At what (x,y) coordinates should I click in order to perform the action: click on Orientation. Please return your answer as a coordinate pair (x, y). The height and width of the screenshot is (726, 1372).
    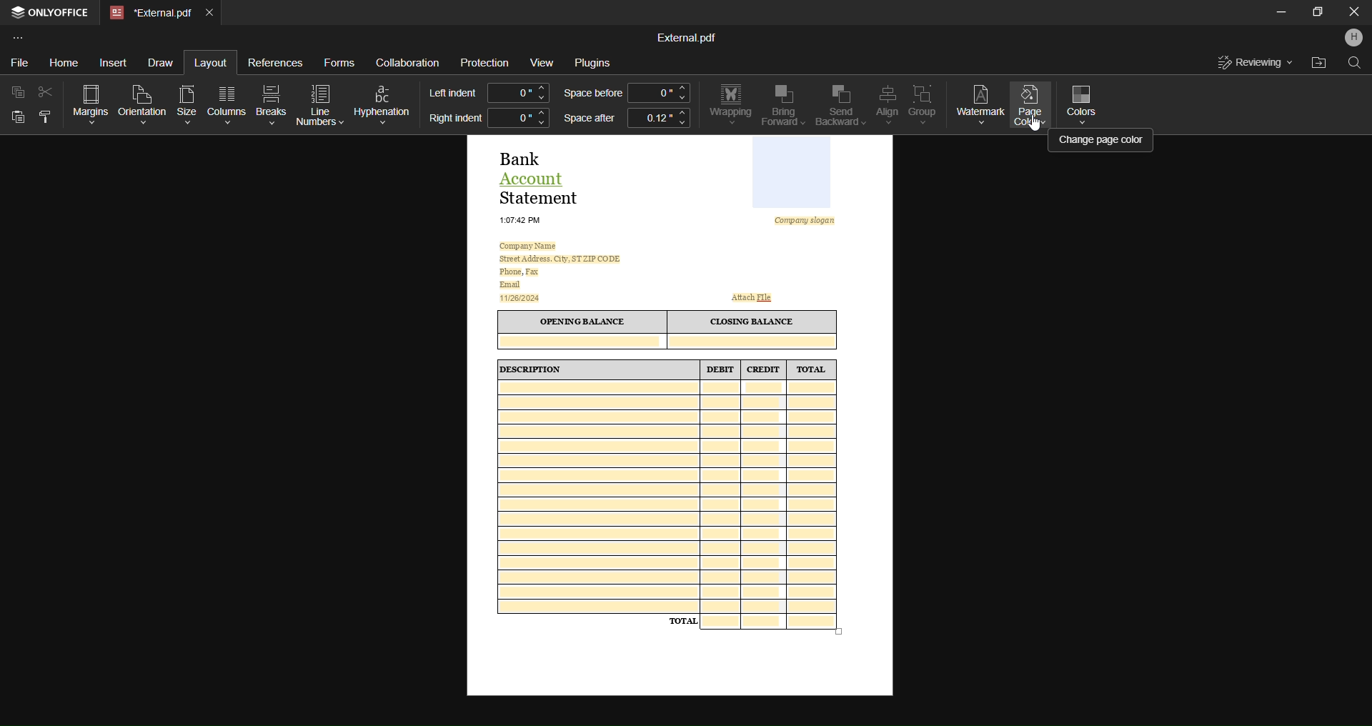
    Looking at the image, I should click on (141, 102).